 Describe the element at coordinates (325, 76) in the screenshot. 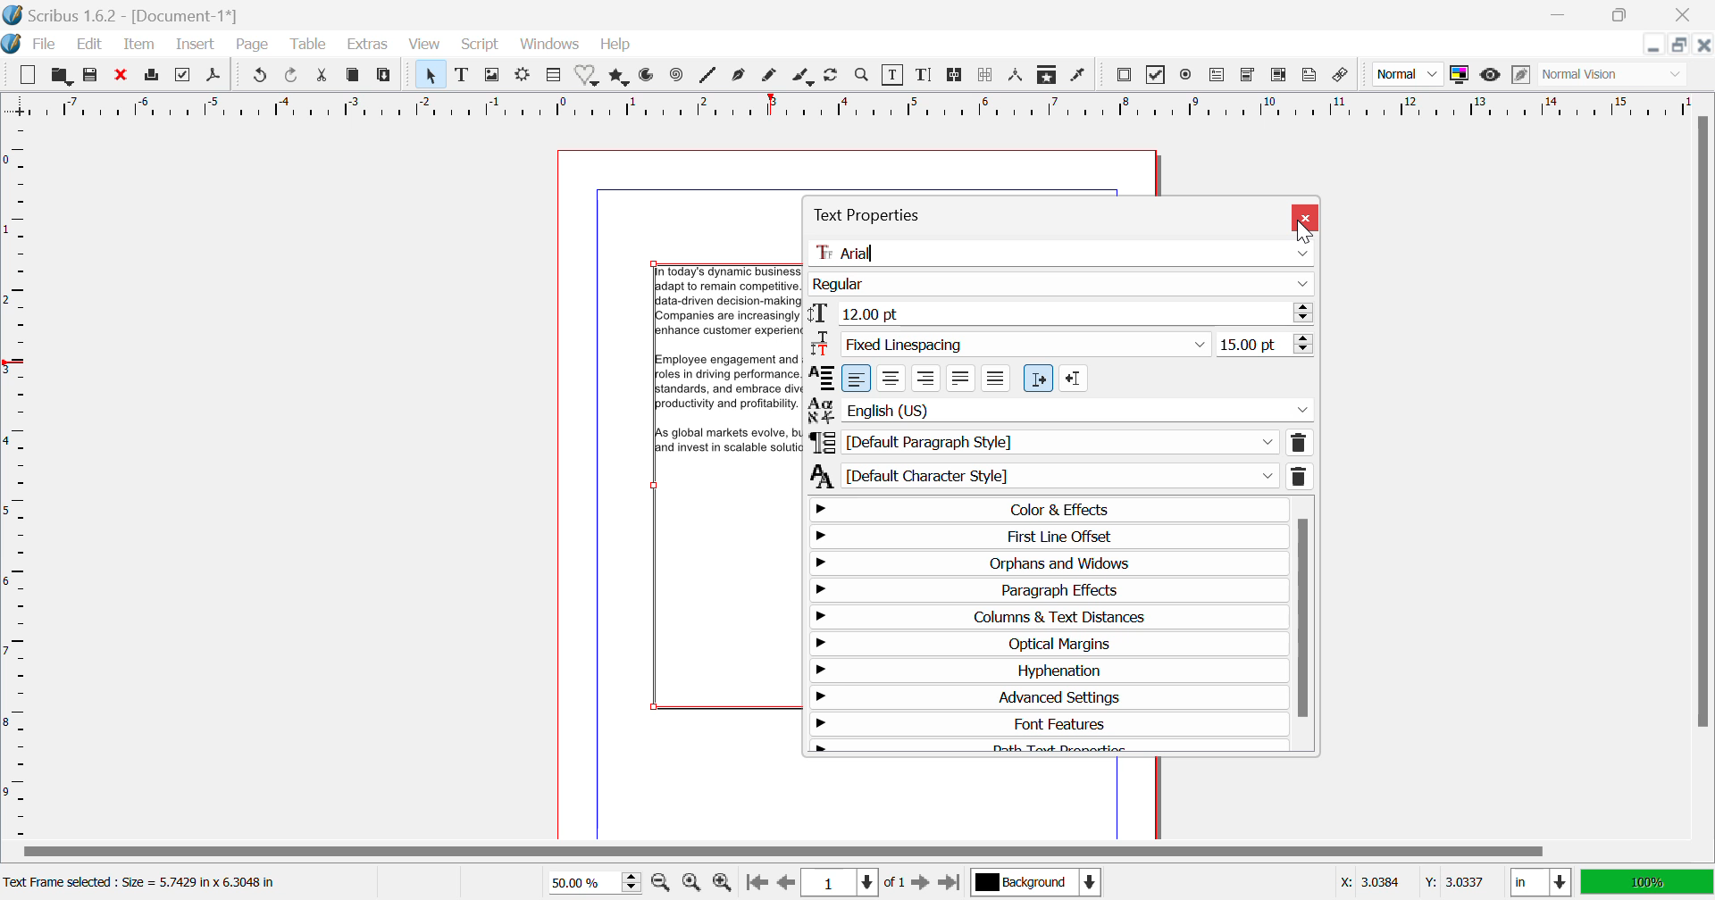

I see `Cut` at that location.